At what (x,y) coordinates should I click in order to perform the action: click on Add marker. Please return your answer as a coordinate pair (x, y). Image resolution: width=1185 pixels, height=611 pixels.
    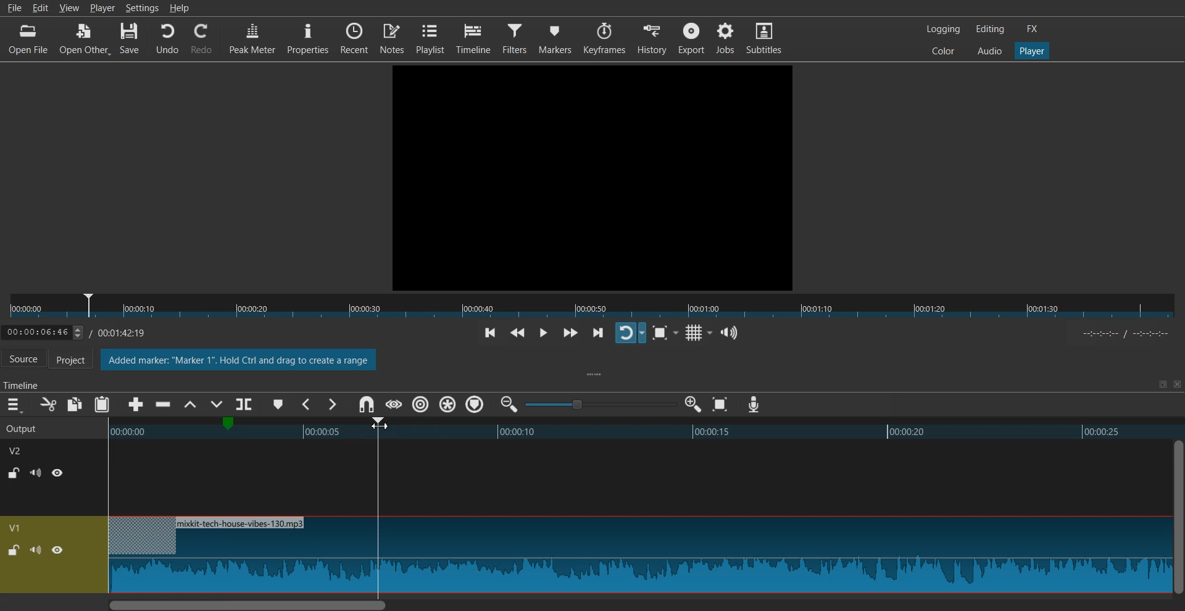
    Looking at the image, I should click on (278, 404).